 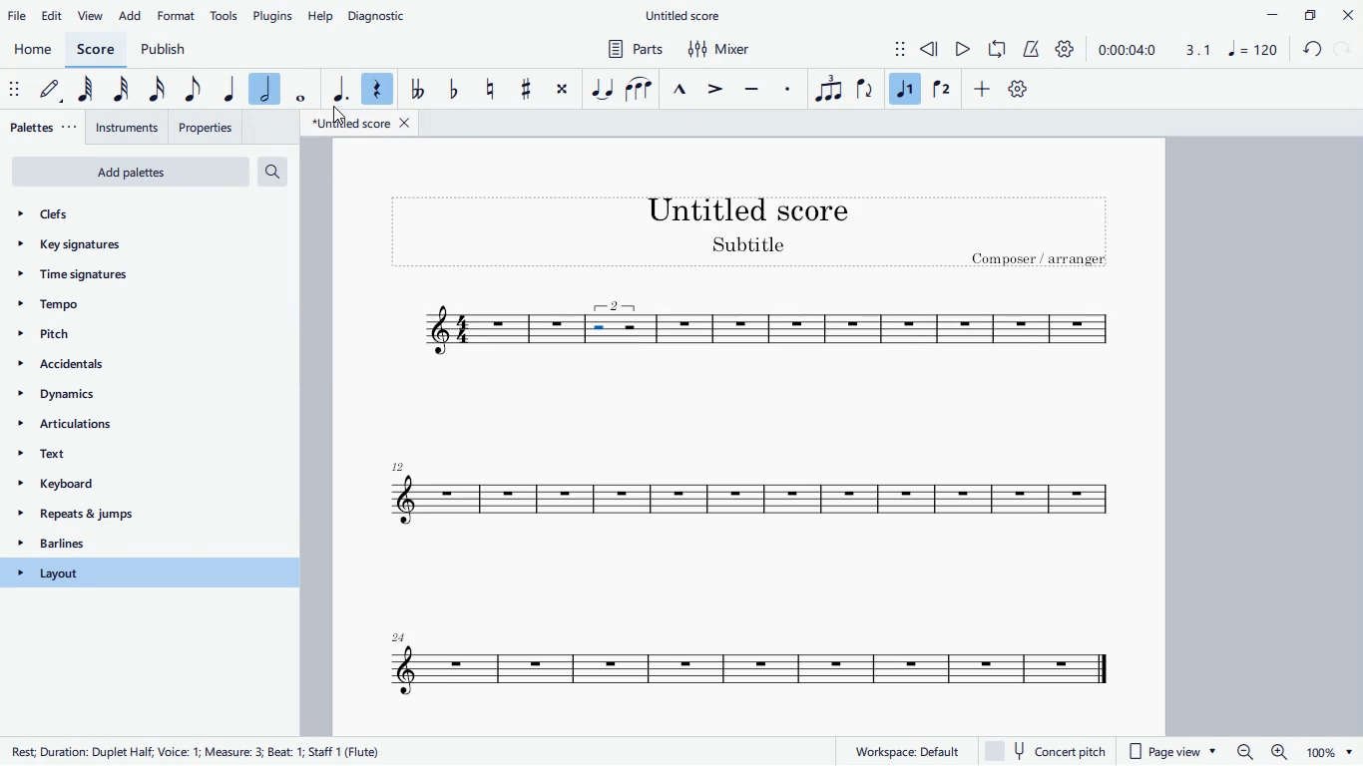 I want to click on barlines, so click(x=131, y=546).